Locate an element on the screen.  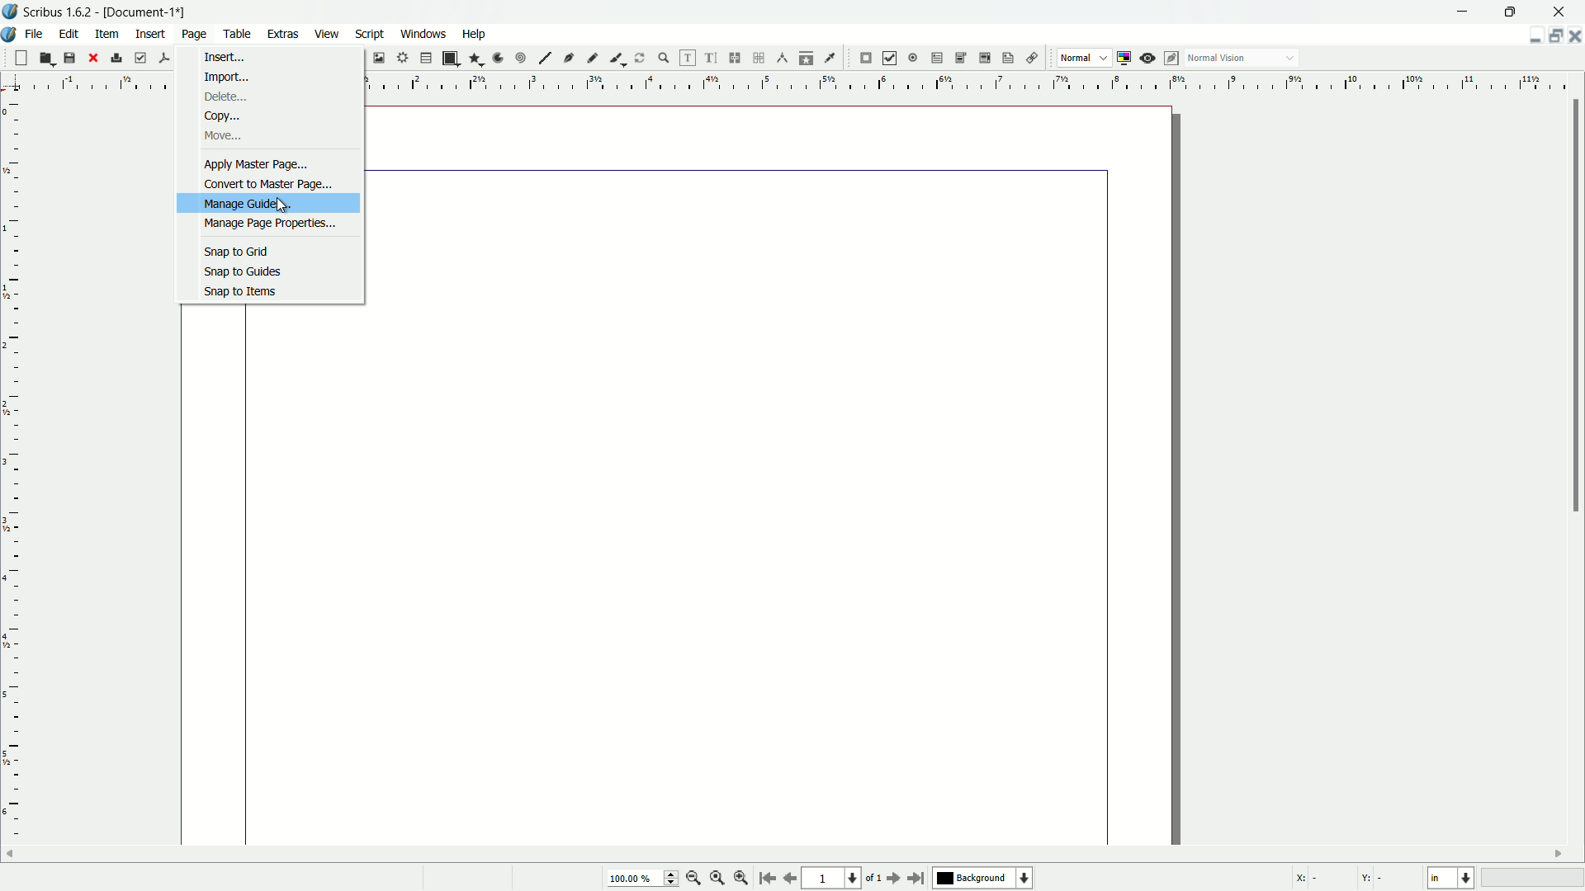
measuring scale is located at coordinates (972, 84).